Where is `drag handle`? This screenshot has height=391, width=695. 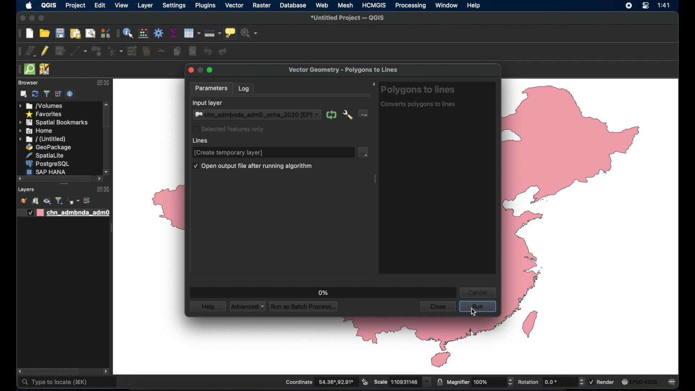 drag handle is located at coordinates (376, 179).